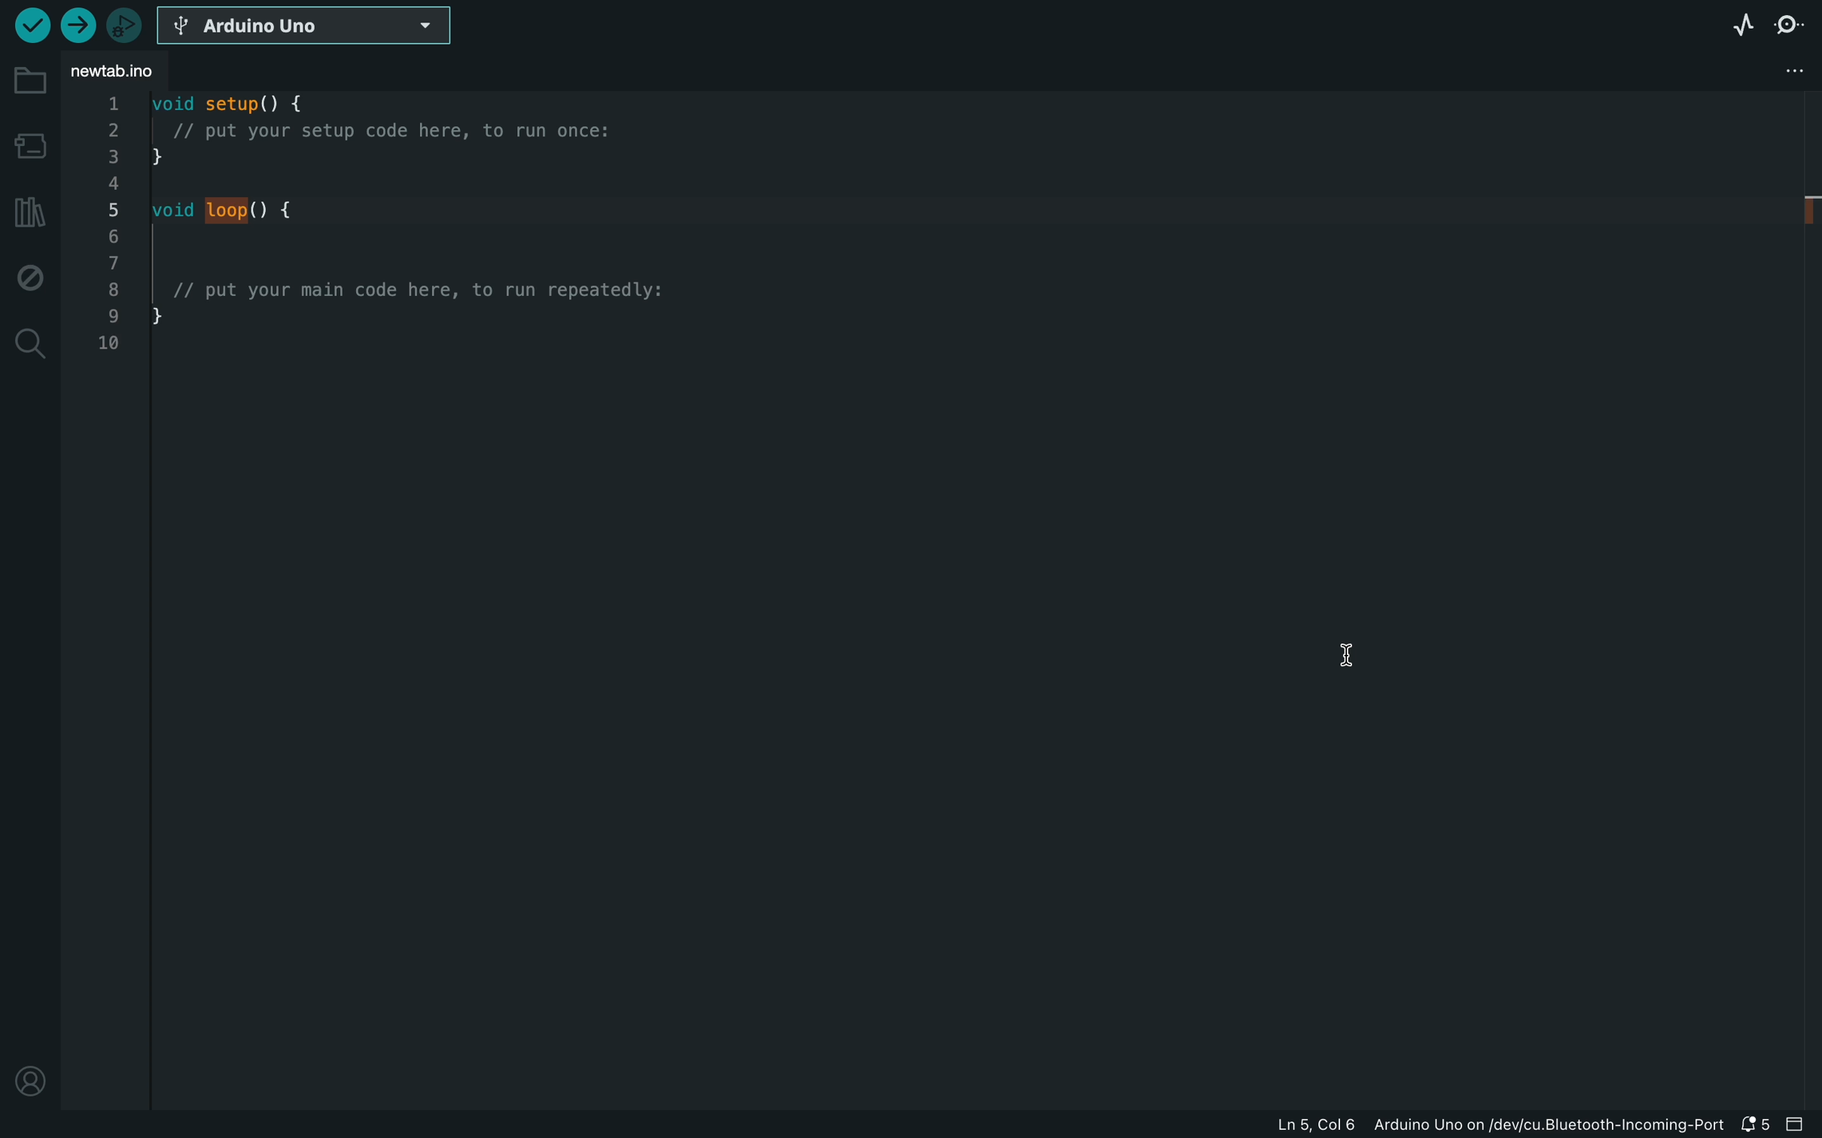 The height and width of the screenshot is (1138, 1822). Describe the element at coordinates (1504, 1120) in the screenshot. I see `file information` at that location.